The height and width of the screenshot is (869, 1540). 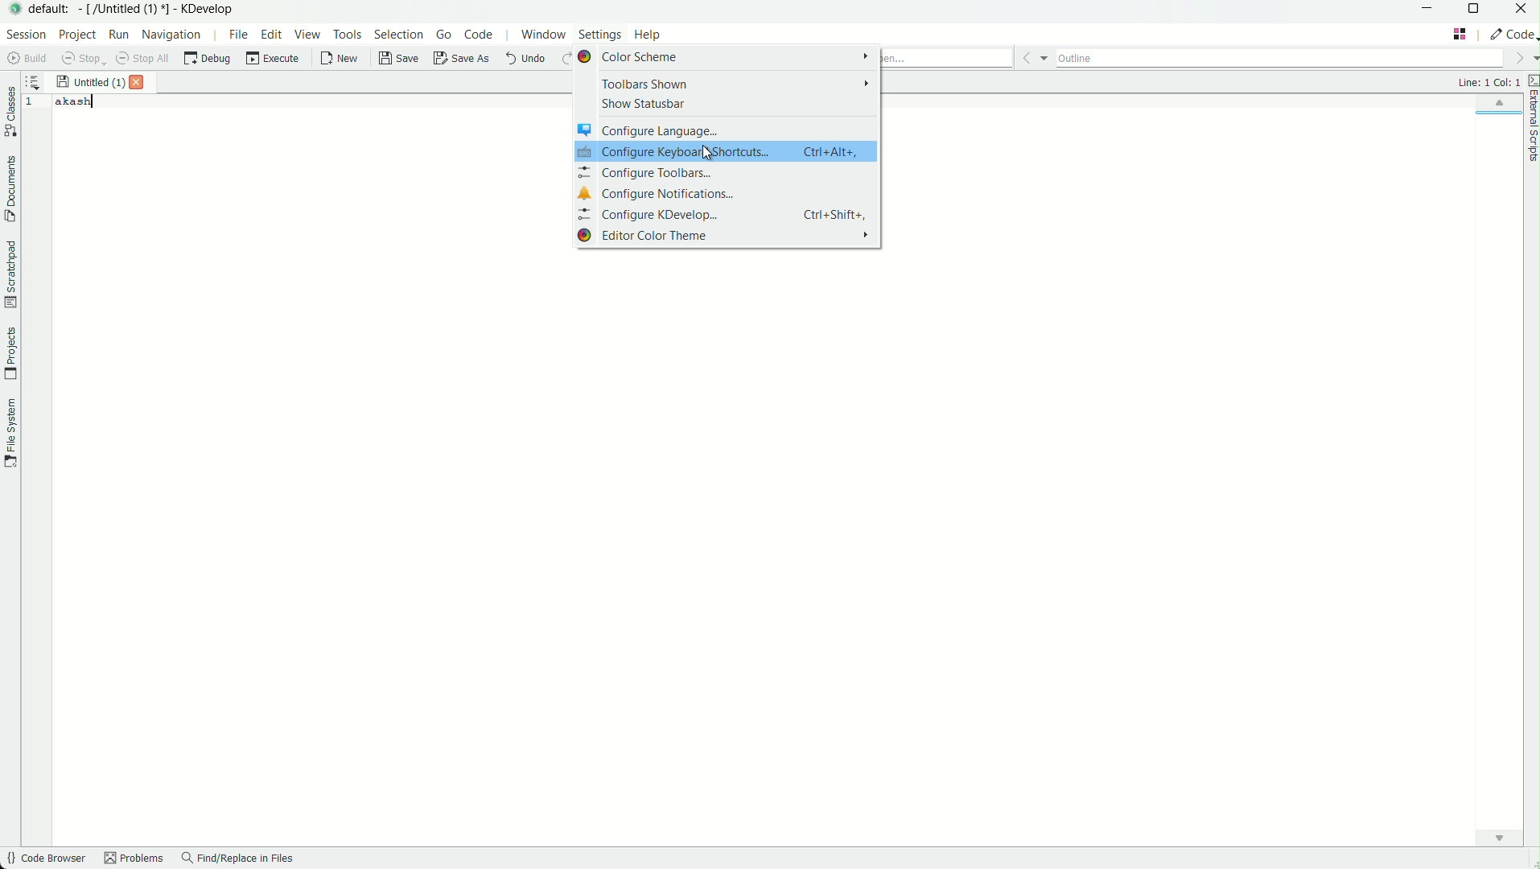 I want to click on execute, so click(x=274, y=59).